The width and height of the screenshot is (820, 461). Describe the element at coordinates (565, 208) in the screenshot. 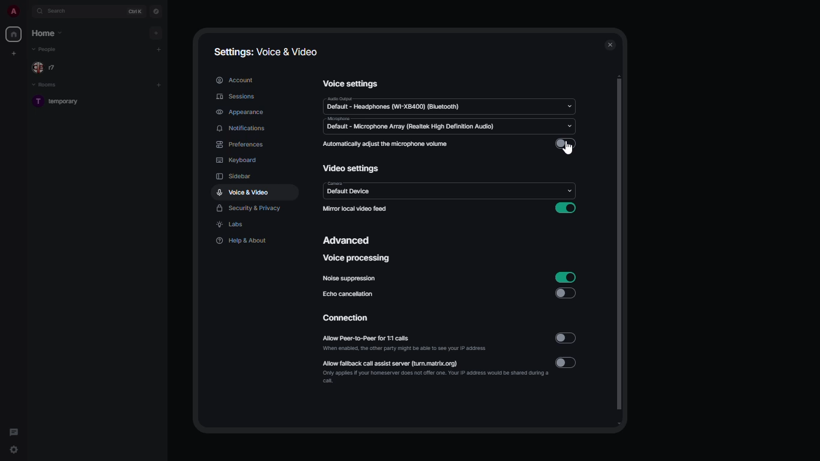

I see `enabled` at that location.